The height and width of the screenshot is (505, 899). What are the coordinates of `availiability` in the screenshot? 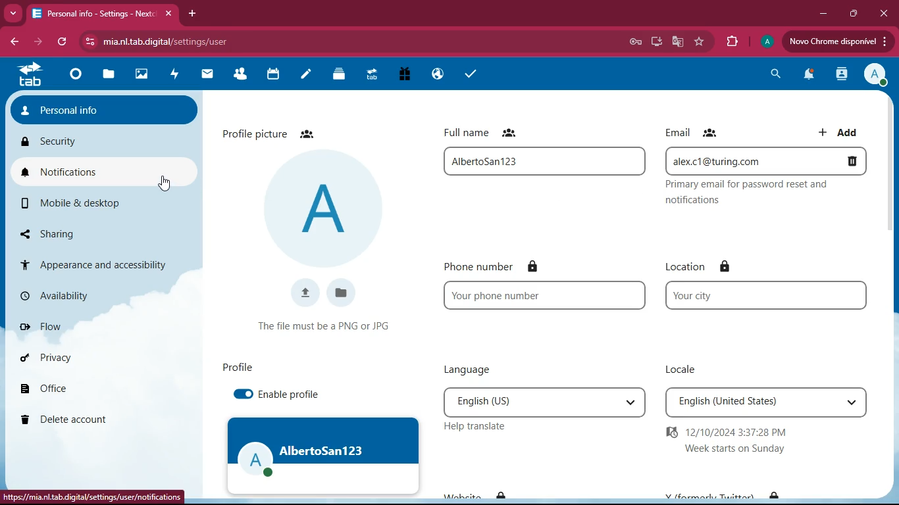 It's located at (93, 297).